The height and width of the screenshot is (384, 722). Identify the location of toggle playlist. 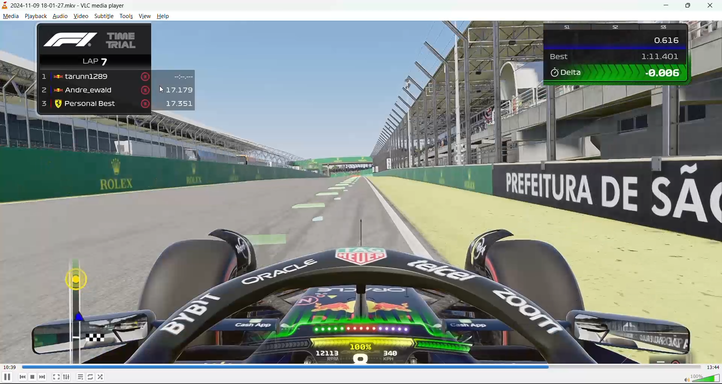
(80, 378).